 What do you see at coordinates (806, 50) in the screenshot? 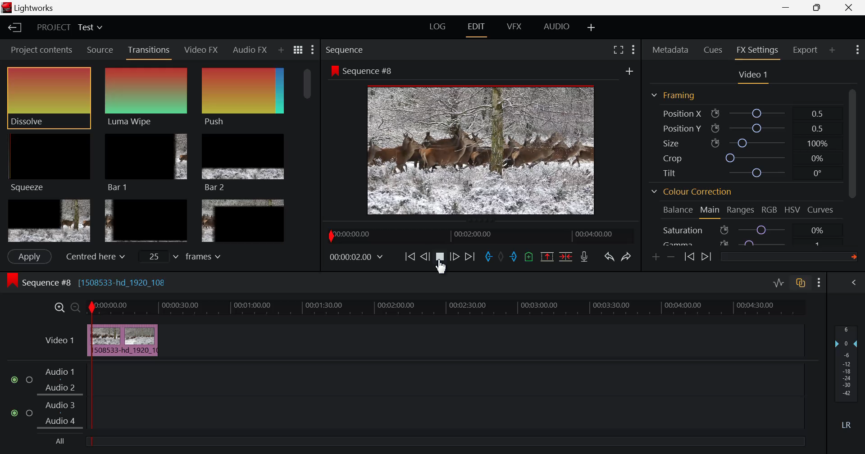
I see `Export` at bounding box center [806, 50].